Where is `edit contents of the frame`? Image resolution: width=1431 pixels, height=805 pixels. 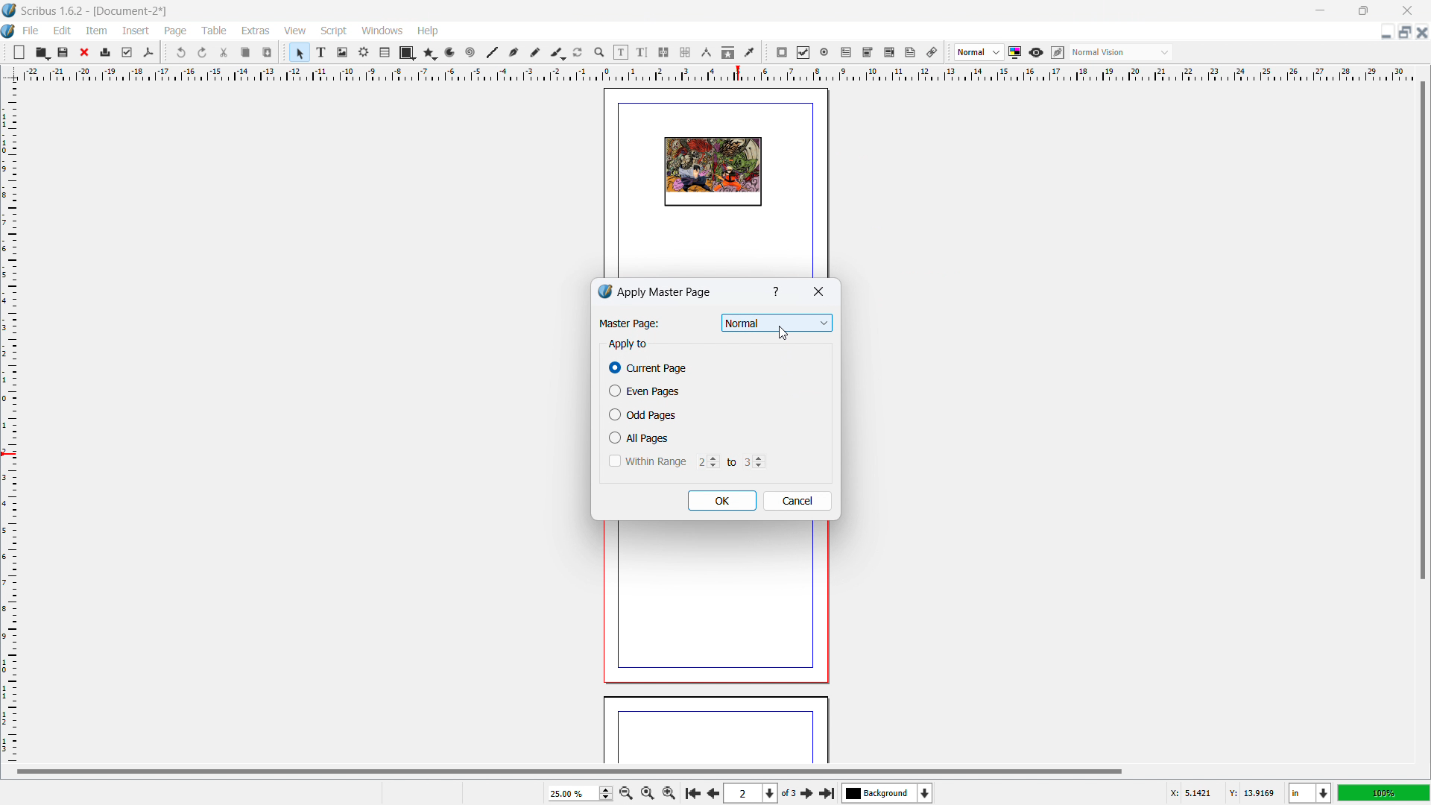 edit contents of the frame is located at coordinates (621, 53).